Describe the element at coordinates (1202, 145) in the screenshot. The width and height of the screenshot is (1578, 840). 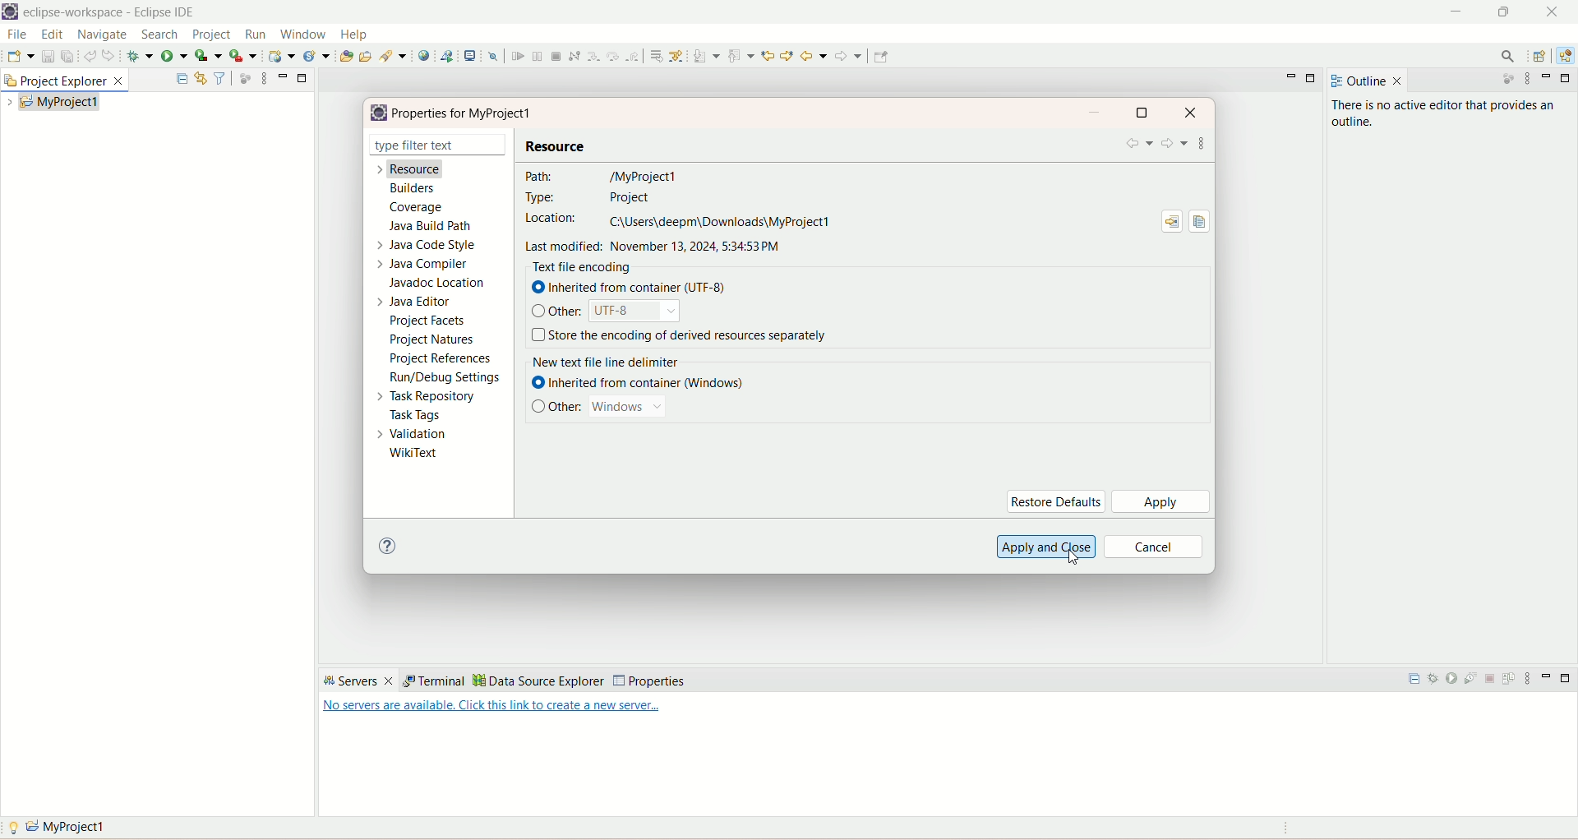
I see `view menu` at that location.